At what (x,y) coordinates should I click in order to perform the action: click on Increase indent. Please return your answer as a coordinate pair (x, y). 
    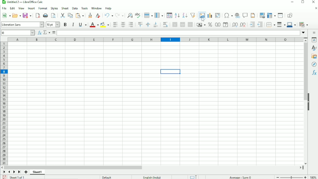
    Looking at the image, I should click on (251, 25).